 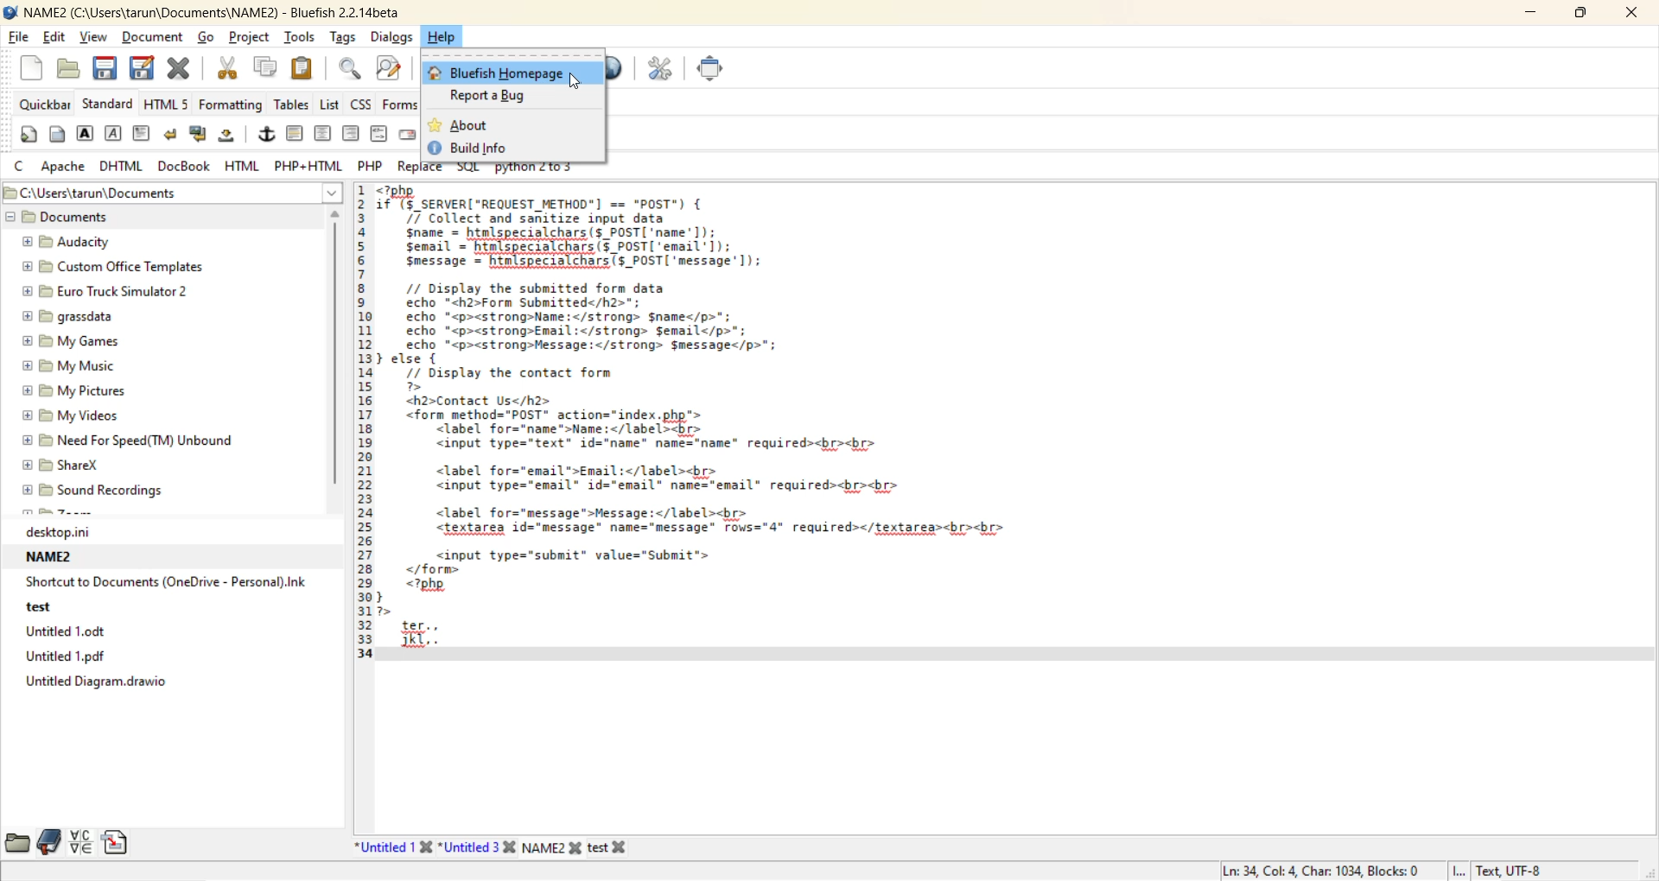 What do you see at coordinates (1308, 868) in the screenshot?
I see `Ln: 34 Col 4 Char: 1034 Blocks: 0` at bounding box center [1308, 868].